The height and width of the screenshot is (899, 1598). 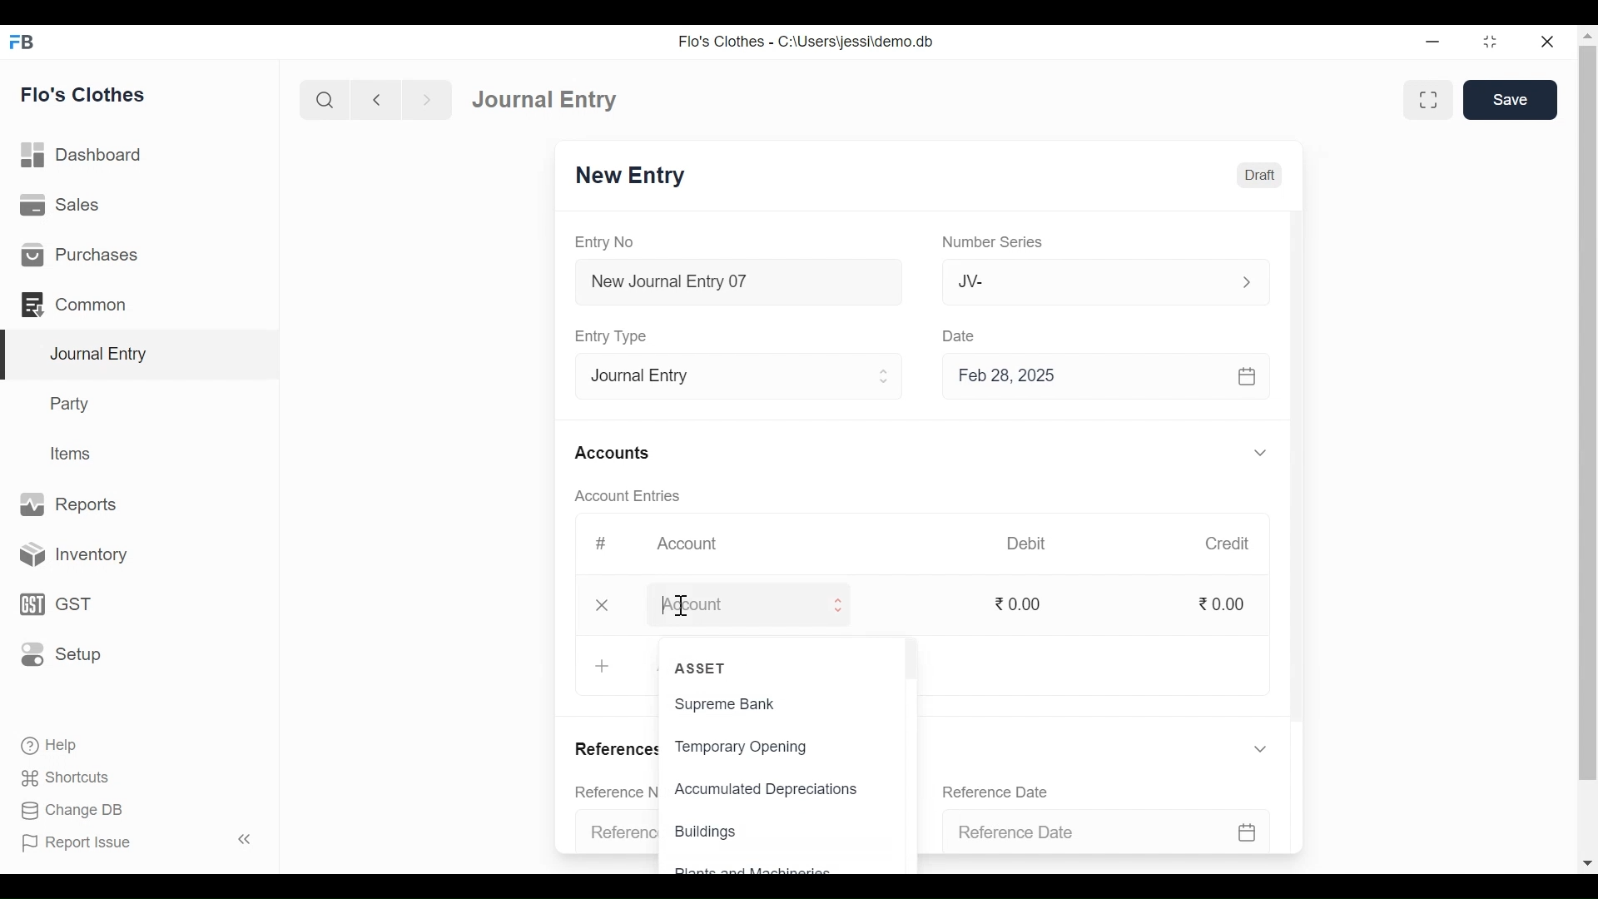 I want to click on Save, so click(x=1510, y=100).